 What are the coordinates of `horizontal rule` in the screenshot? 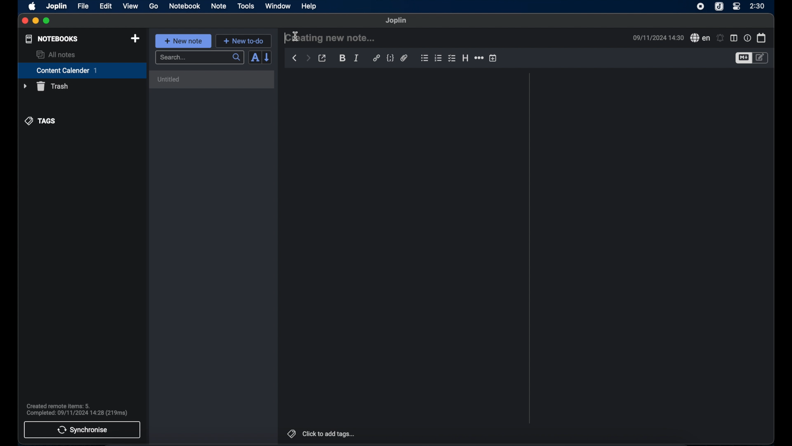 It's located at (480, 58).